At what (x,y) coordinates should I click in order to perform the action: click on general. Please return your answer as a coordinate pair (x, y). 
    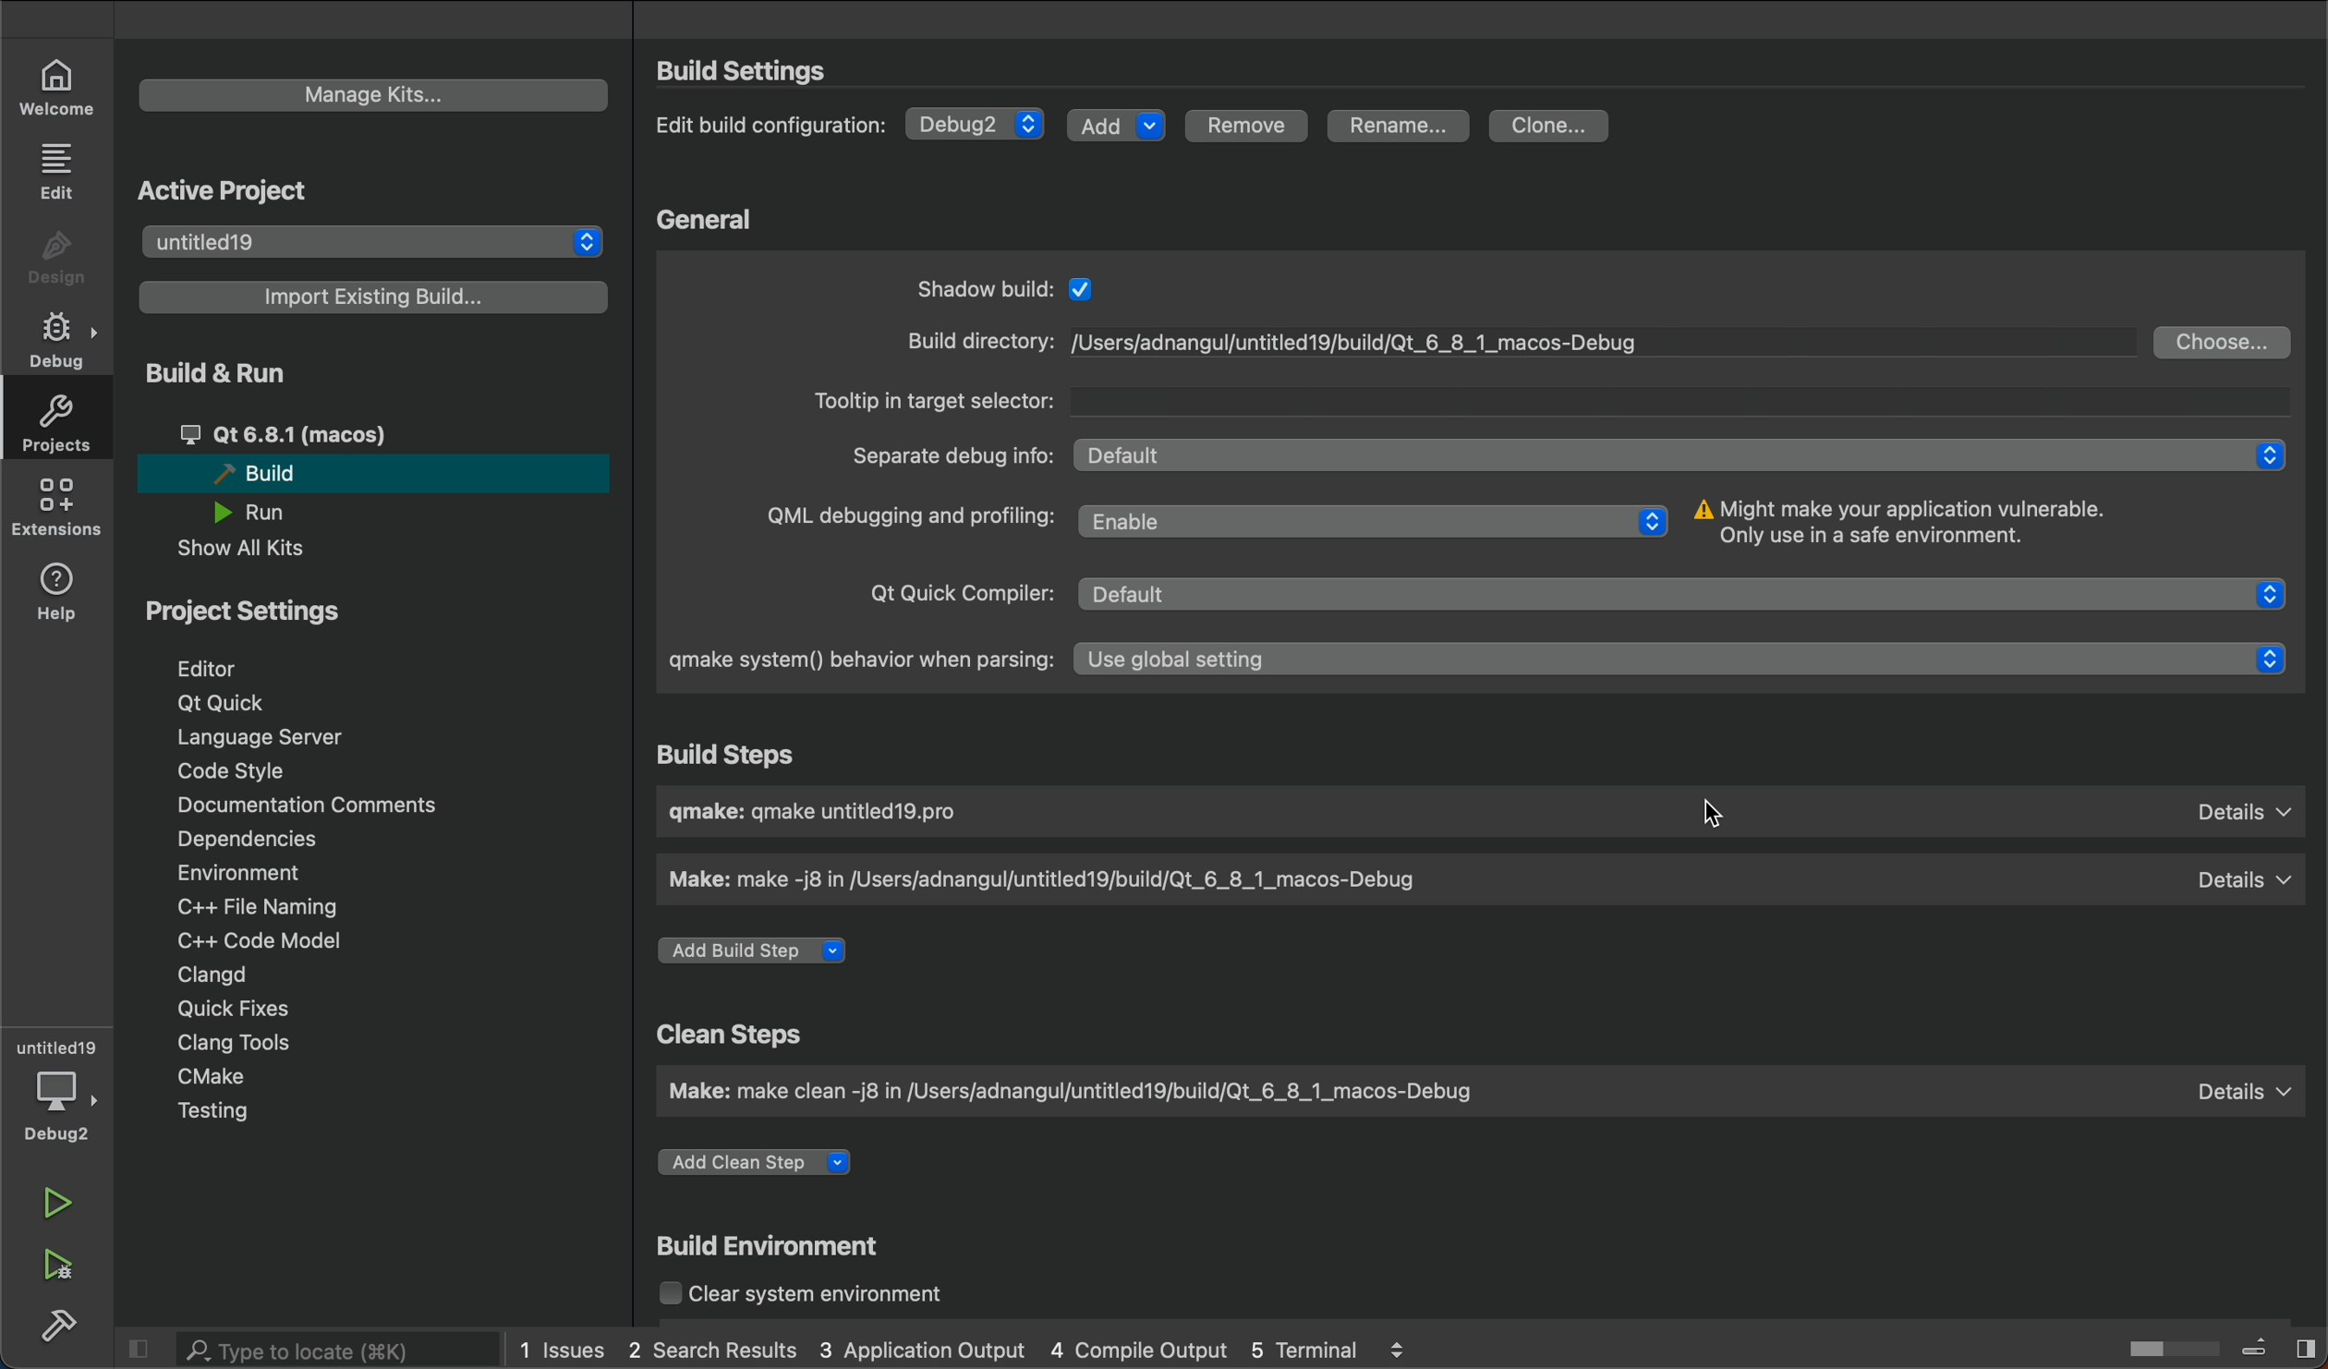
    Looking at the image, I should click on (713, 220).